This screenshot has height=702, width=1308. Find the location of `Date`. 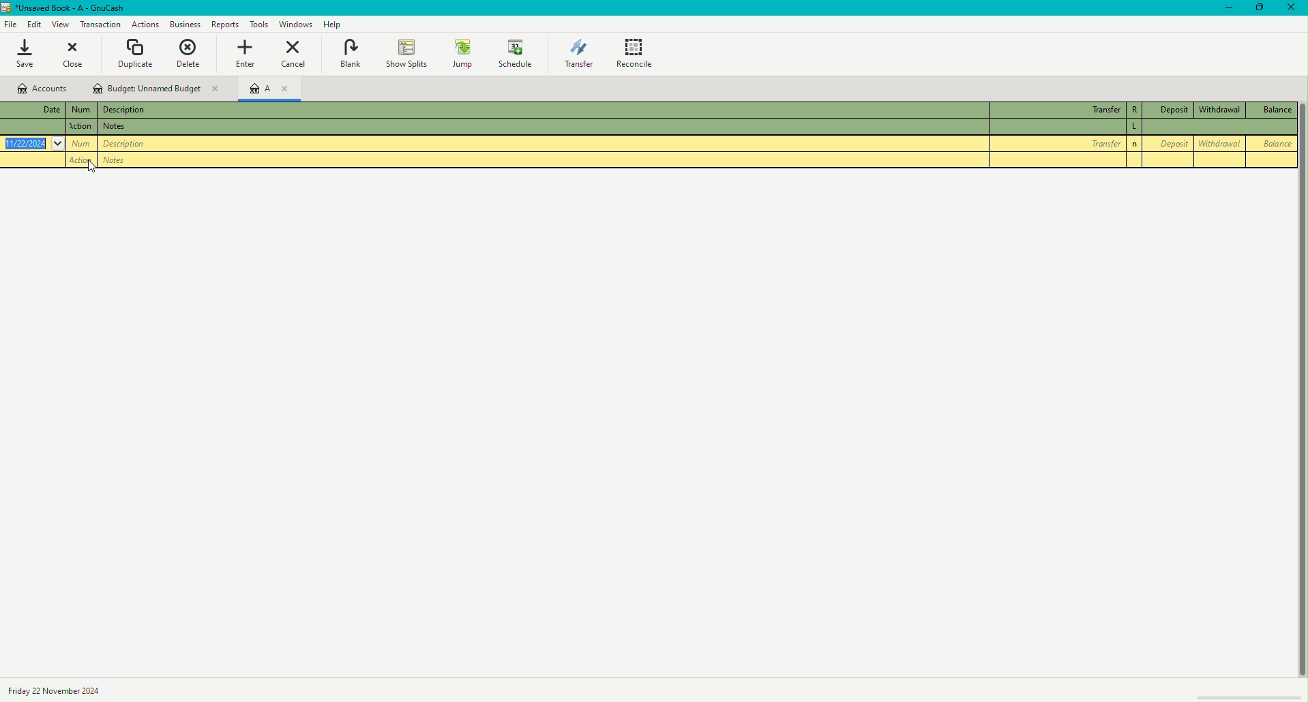

Date is located at coordinates (30, 110).